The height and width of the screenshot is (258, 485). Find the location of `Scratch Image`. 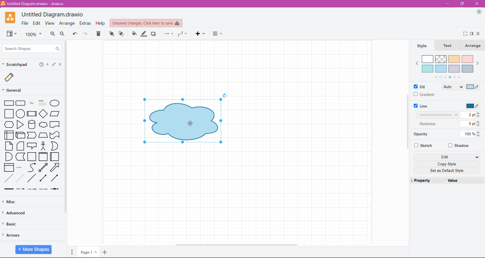

Scratch Image is located at coordinates (13, 78).